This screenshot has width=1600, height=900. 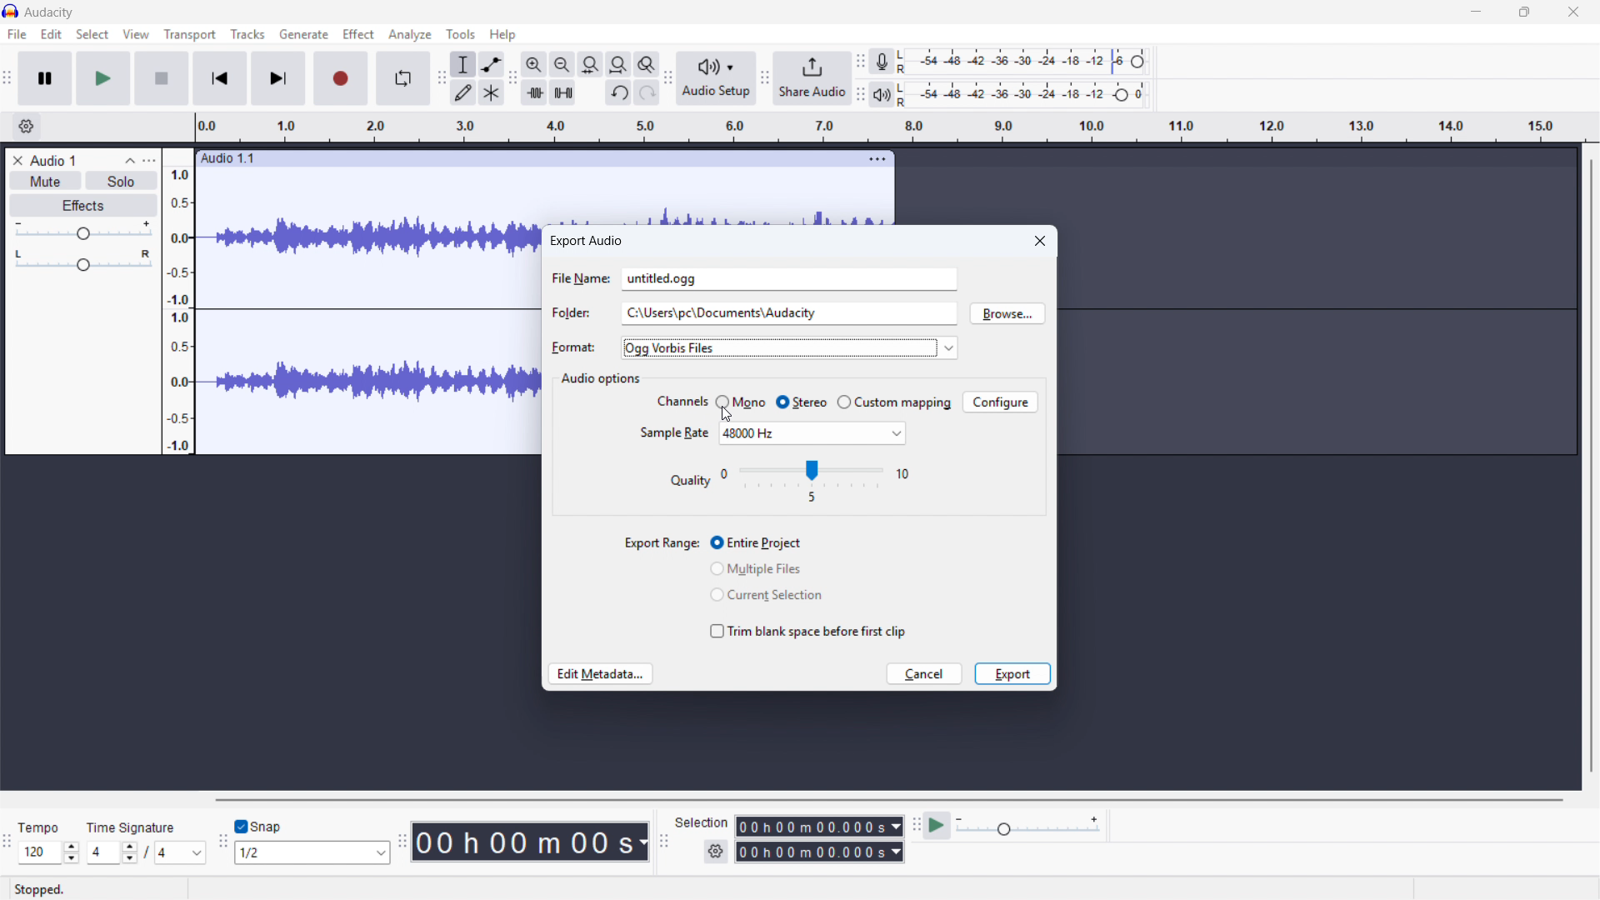 I want to click on stop , so click(x=162, y=78).